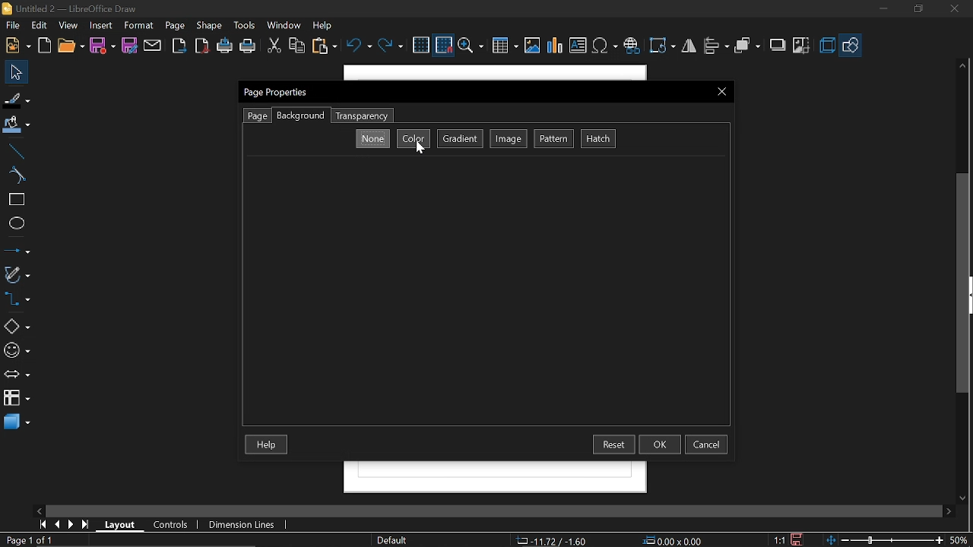 The width and height of the screenshot is (973, 547). Describe the element at coordinates (14, 152) in the screenshot. I see `Line` at that location.